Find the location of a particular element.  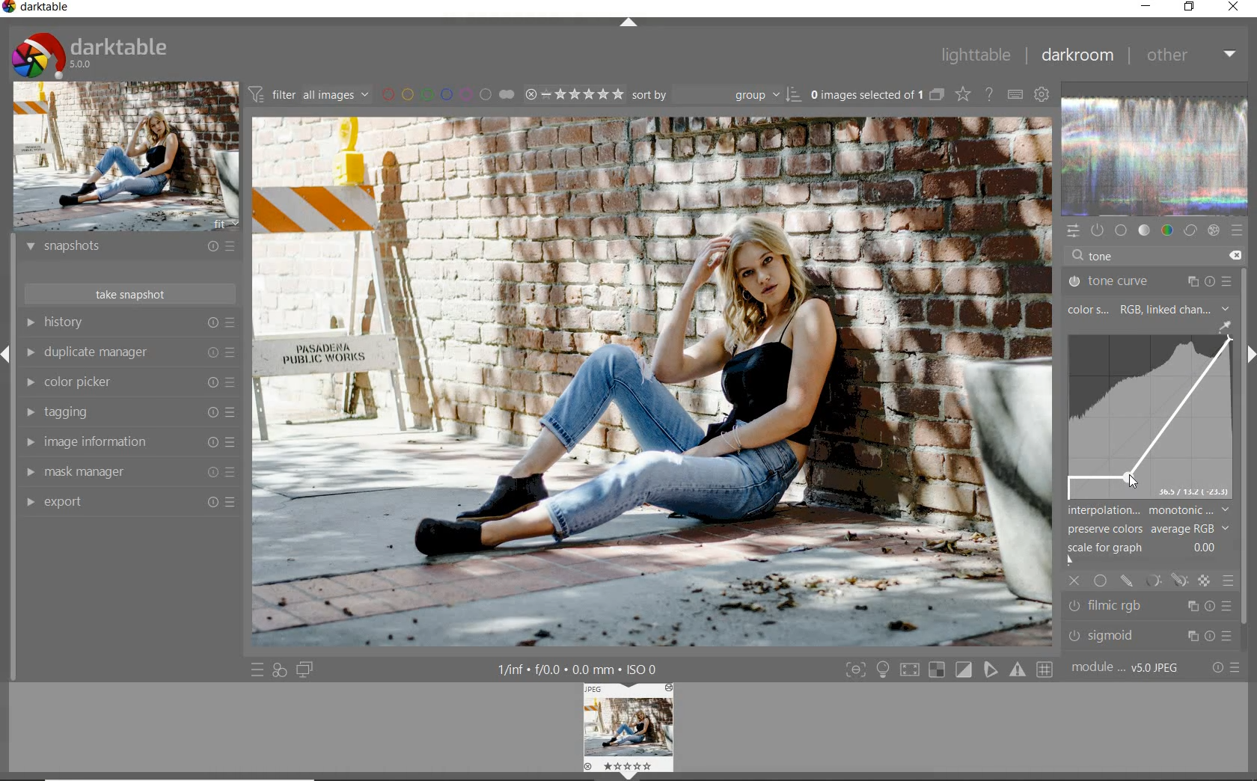

system logo is located at coordinates (91, 54).